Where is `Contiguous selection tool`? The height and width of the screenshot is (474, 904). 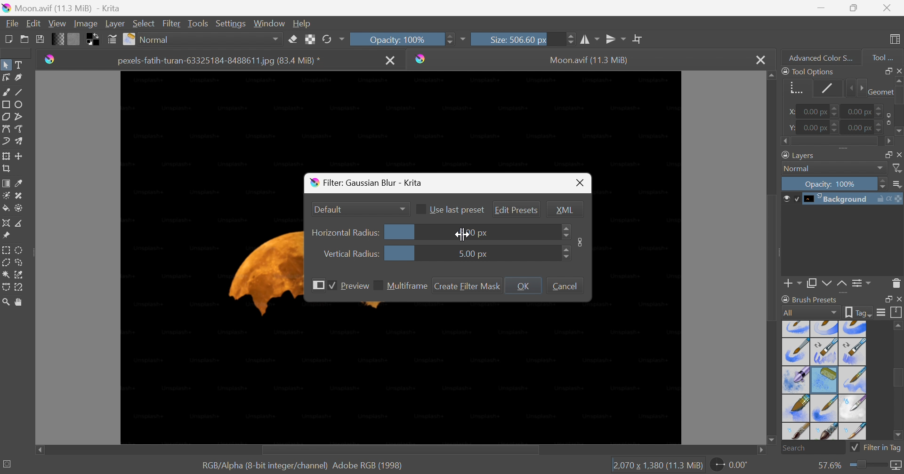 Contiguous selection tool is located at coordinates (6, 275).